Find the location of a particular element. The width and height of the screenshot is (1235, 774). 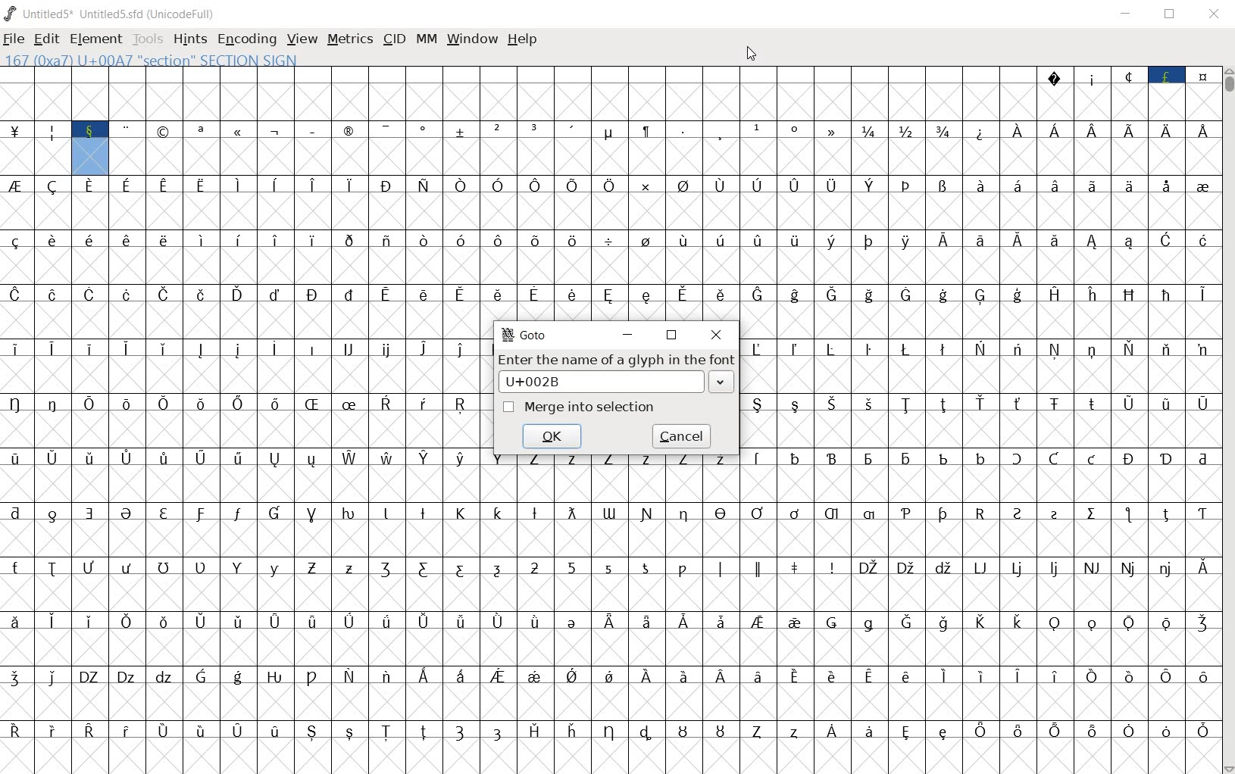

Latin extended characters is located at coordinates (330, 202).